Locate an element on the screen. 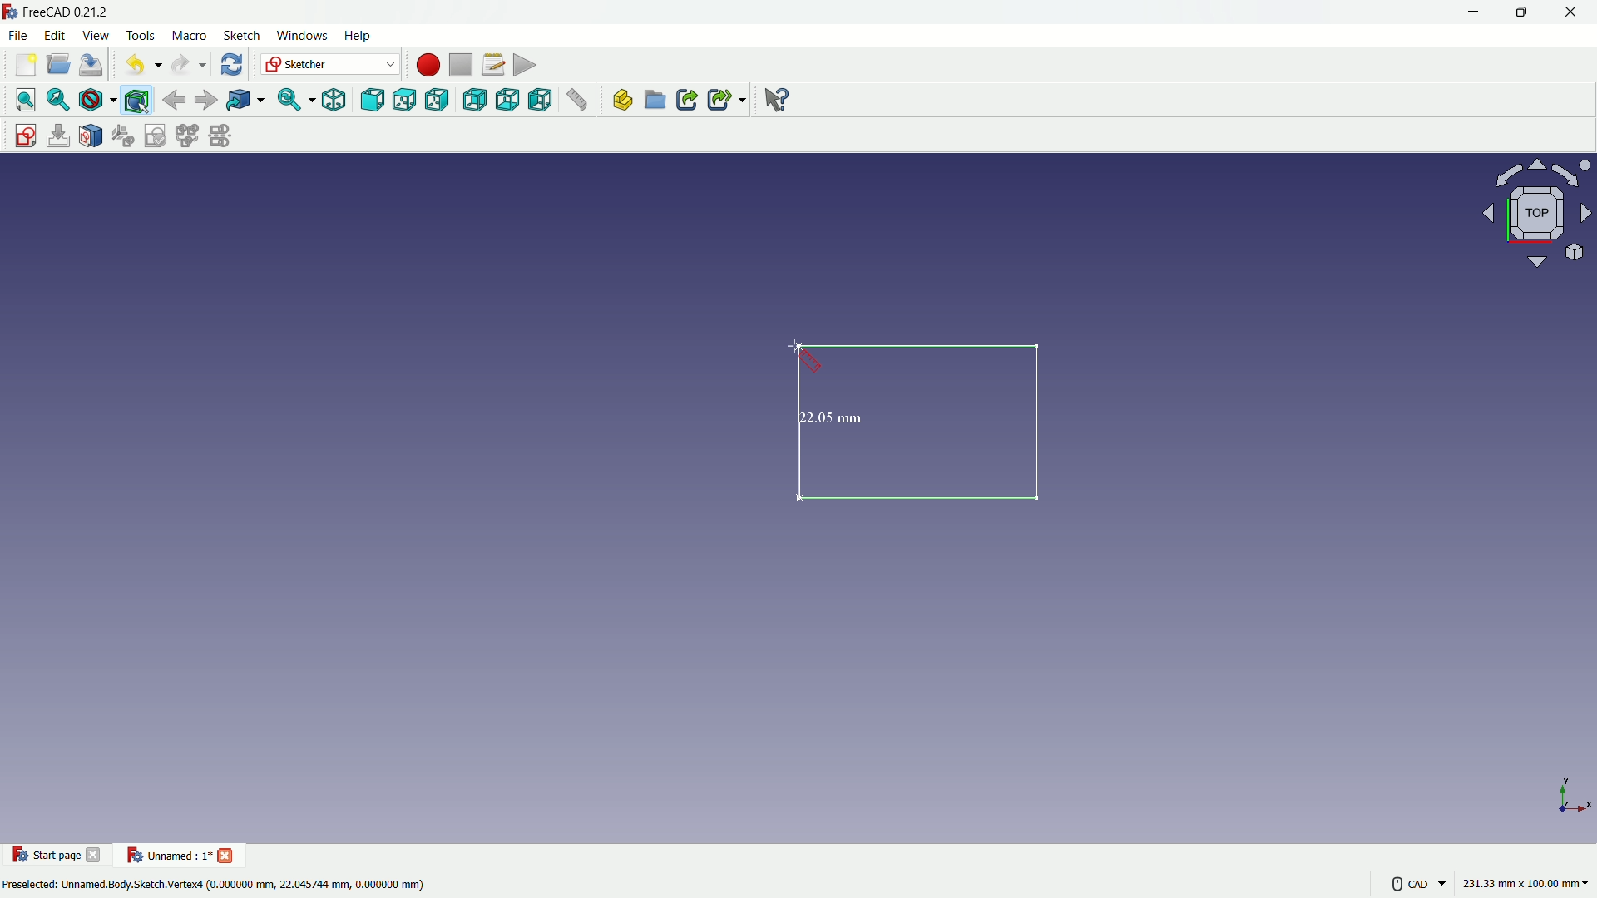 This screenshot has height=898, width=1597. make sub link is located at coordinates (725, 100).